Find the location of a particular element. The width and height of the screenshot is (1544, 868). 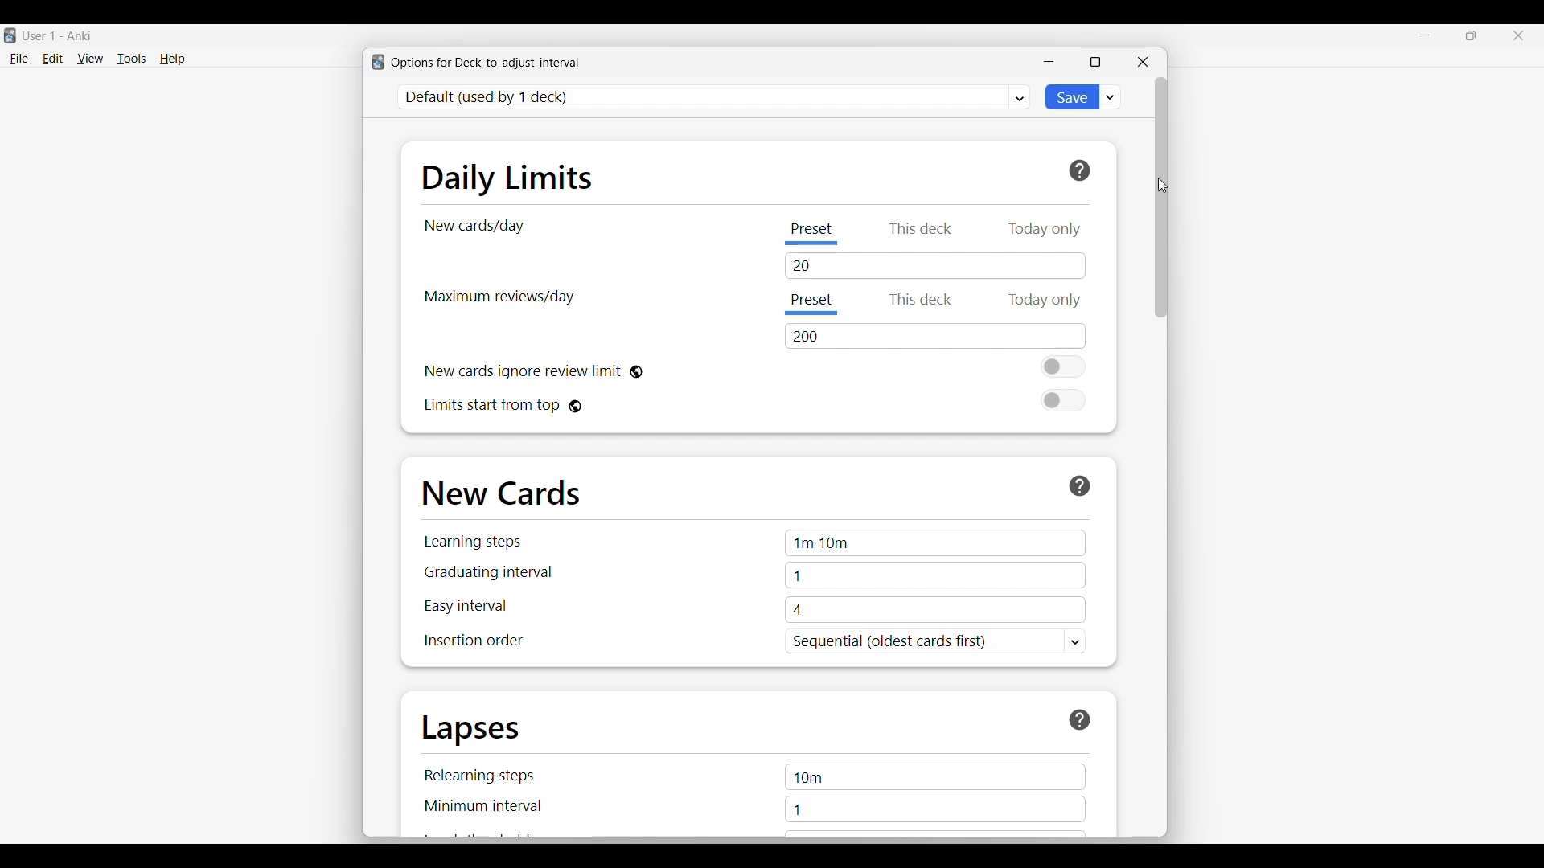

Affects the entire collection is located at coordinates (575, 407).